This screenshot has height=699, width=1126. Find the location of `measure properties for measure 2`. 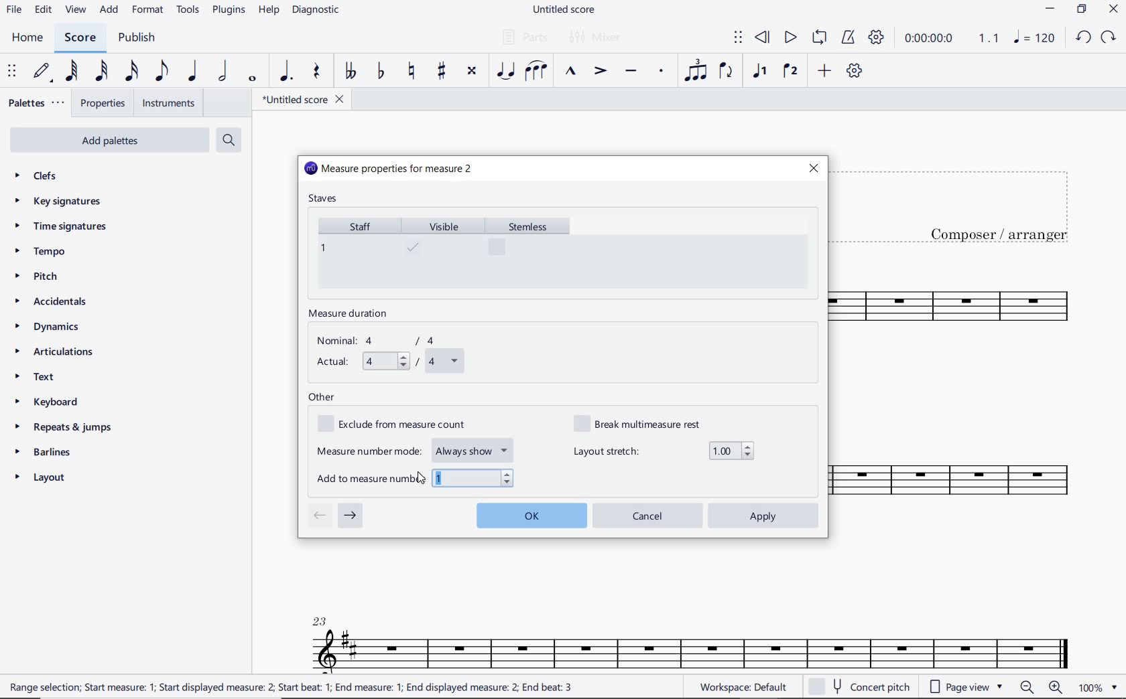

measure properties for measure 2 is located at coordinates (389, 169).